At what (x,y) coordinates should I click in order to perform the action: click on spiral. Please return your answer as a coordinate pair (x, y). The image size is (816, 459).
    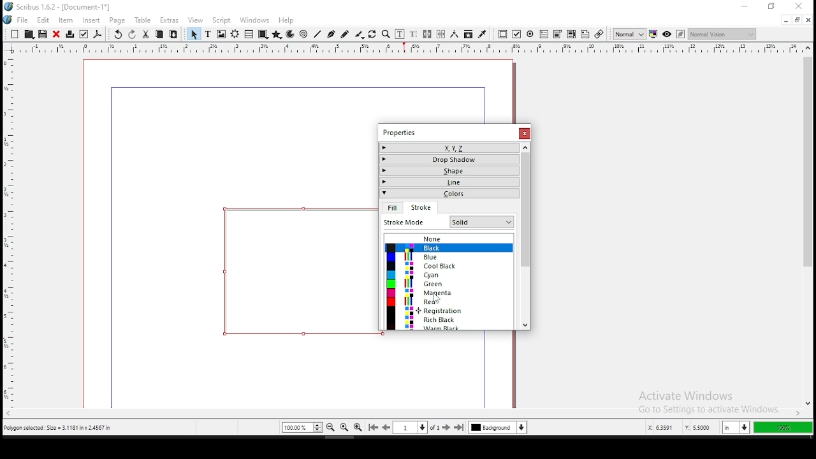
    Looking at the image, I should click on (303, 34).